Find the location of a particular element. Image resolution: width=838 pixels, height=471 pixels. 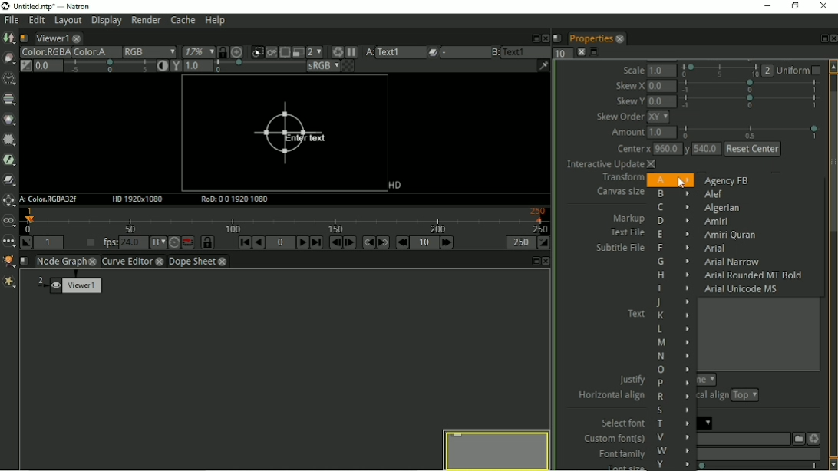

Color.RGBA is located at coordinates (44, 52).